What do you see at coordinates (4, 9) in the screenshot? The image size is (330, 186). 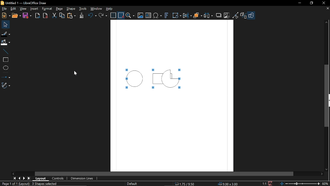 I see `File` at bounding box center [4, 9].